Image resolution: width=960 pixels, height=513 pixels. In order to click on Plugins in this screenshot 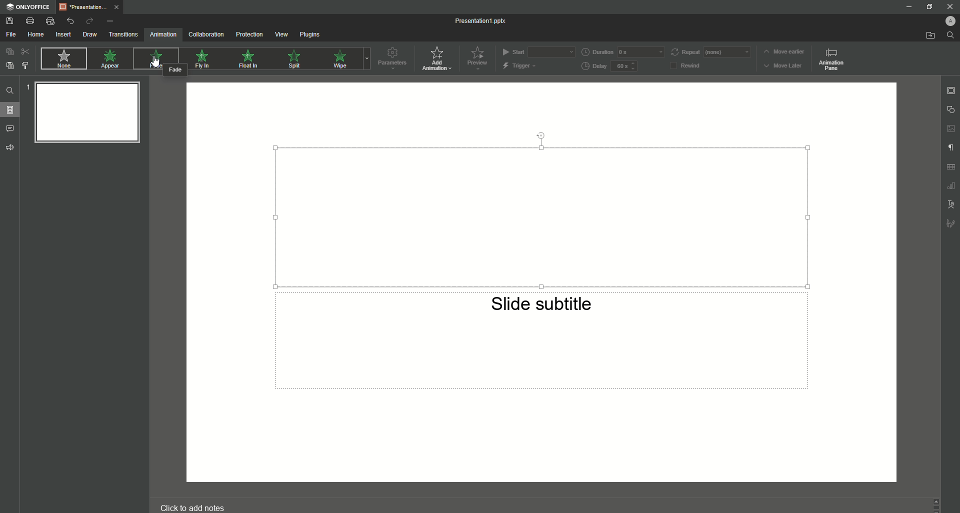, I will do `click(310, 34)`.